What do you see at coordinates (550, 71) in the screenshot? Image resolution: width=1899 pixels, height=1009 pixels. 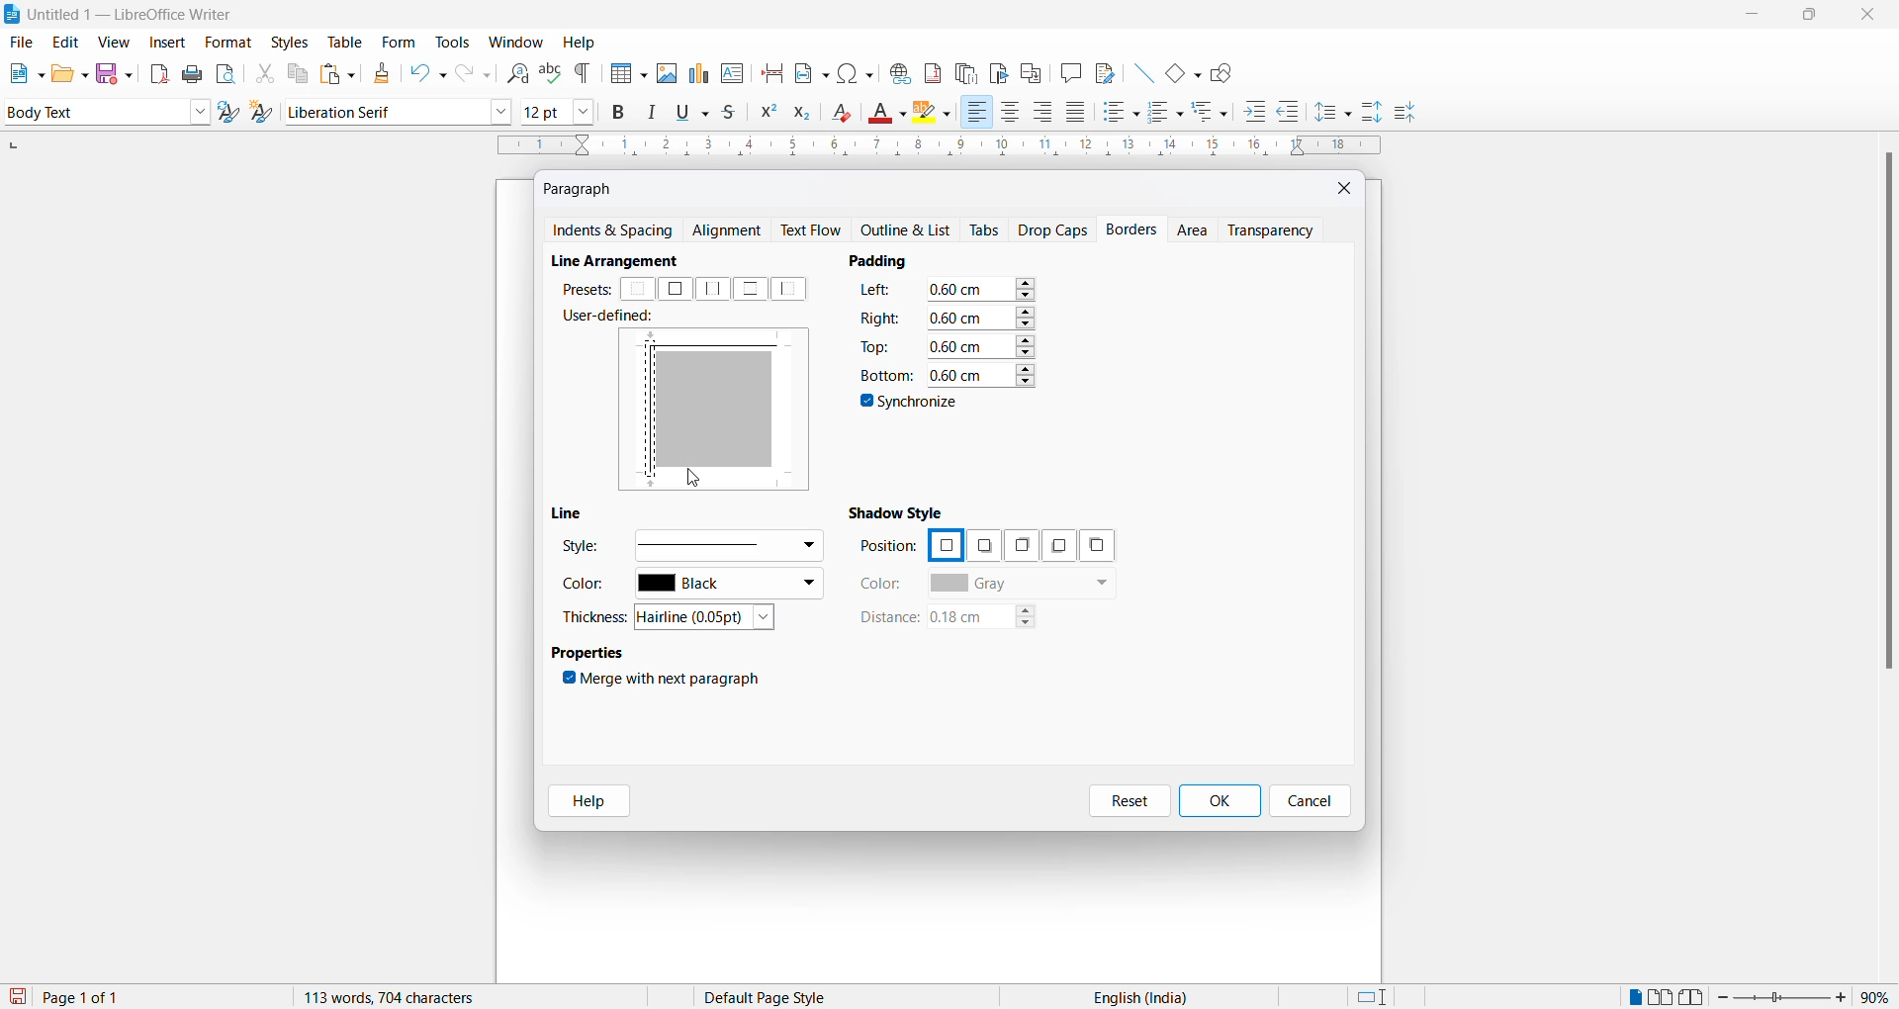 I see `spellings` at bounding box center [550, 71].